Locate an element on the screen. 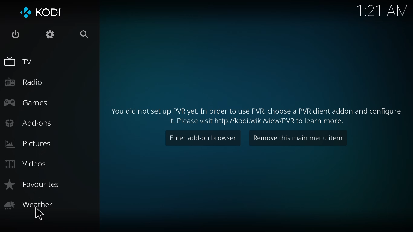  weather is located at coordinates (29, 205).